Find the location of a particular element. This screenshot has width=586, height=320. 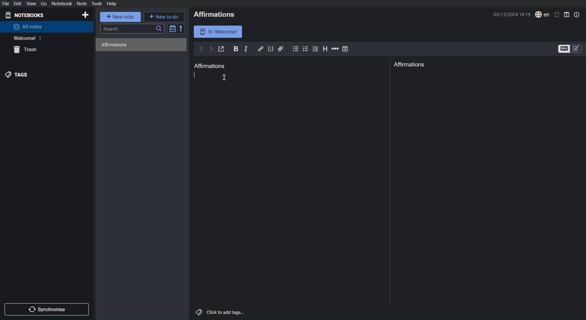

Toggle editor layout is located at coordinates (567, 14).